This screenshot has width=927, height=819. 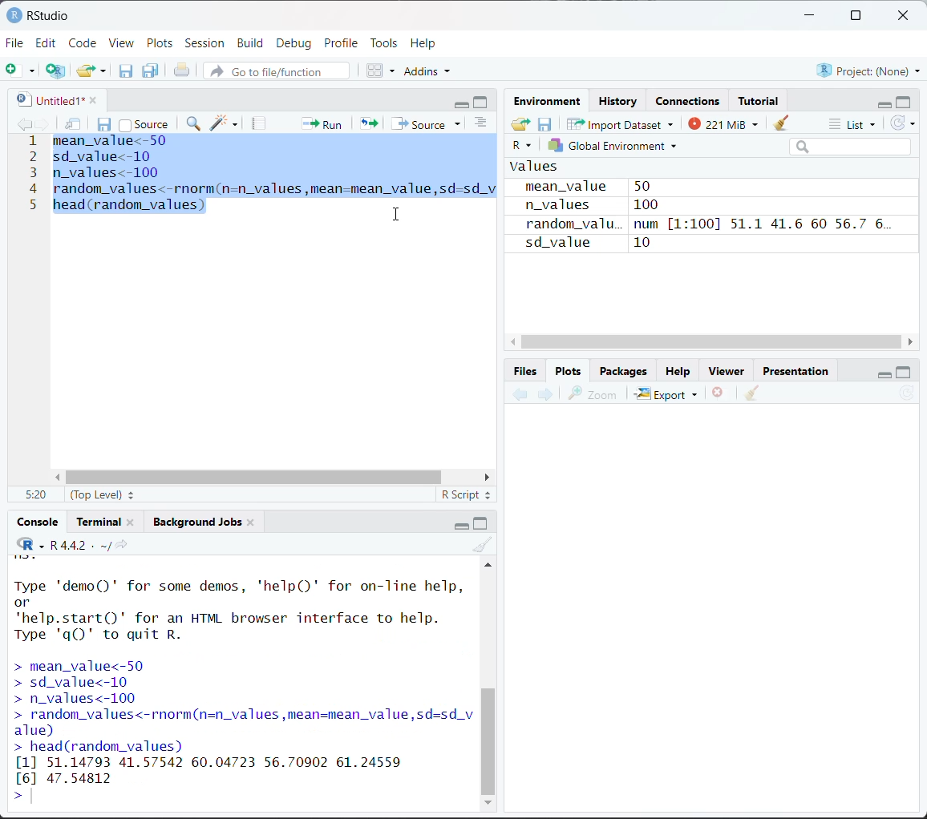 What do you see at coordinates (760, 99) in the screenshot?
I see `Tutorial` at bounding box center [760, 99].